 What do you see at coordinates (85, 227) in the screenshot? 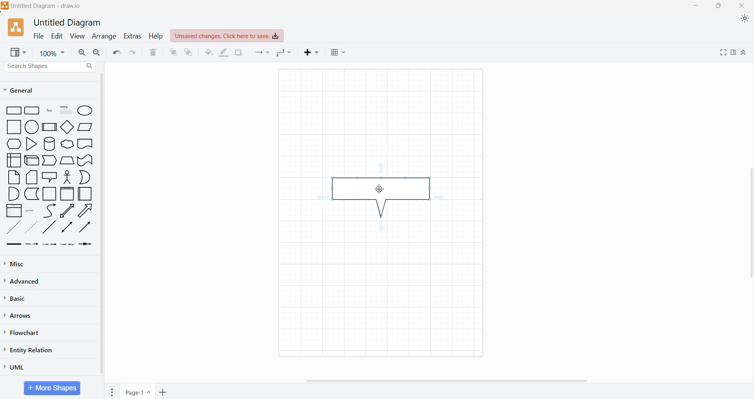
I see `Rightward Thick Arrow` at bounding box center [85, 227].